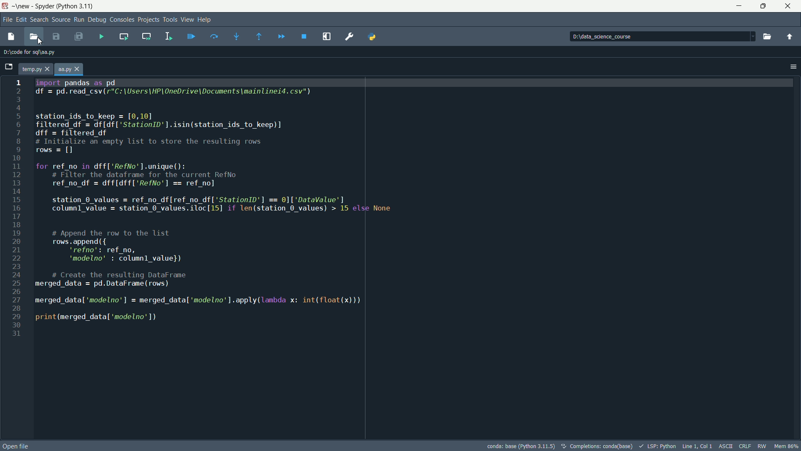 This screenshot has height=451, width=801. I want to click on save all files, so click(78, 37).